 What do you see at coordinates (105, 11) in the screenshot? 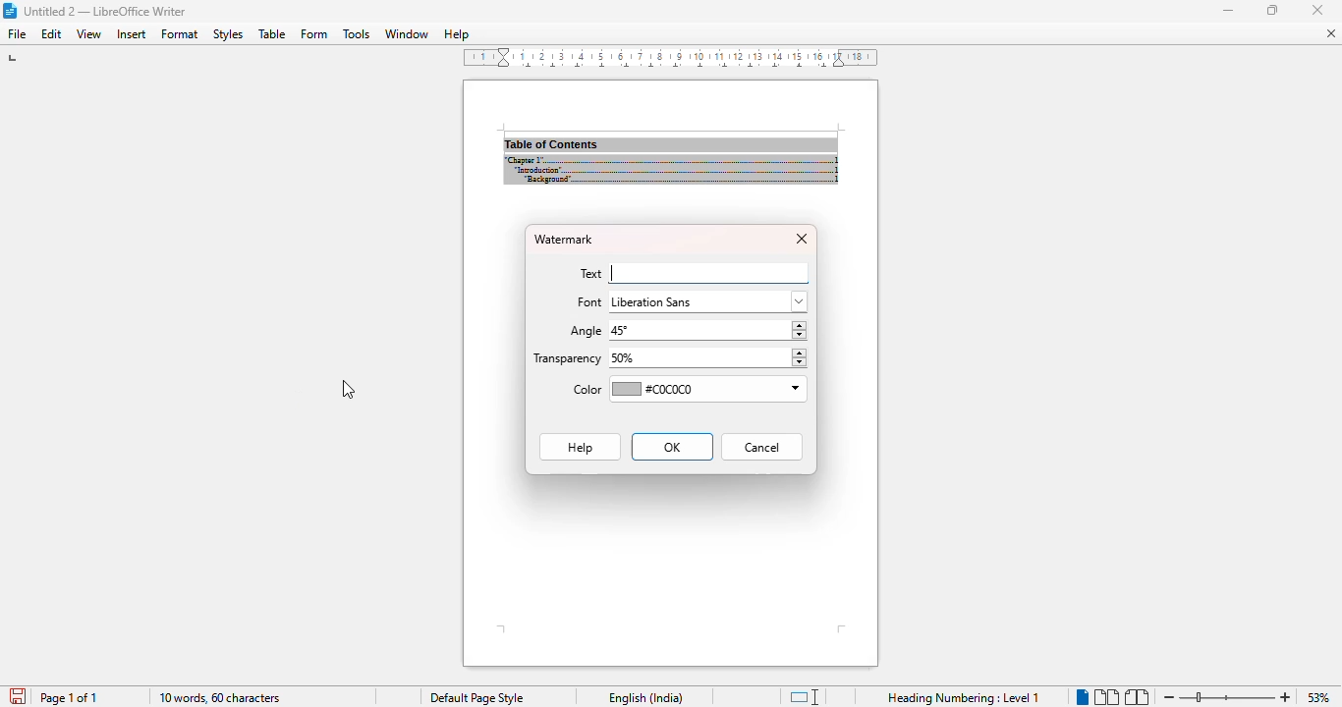
I see `title` at bounding box center [105, 11].